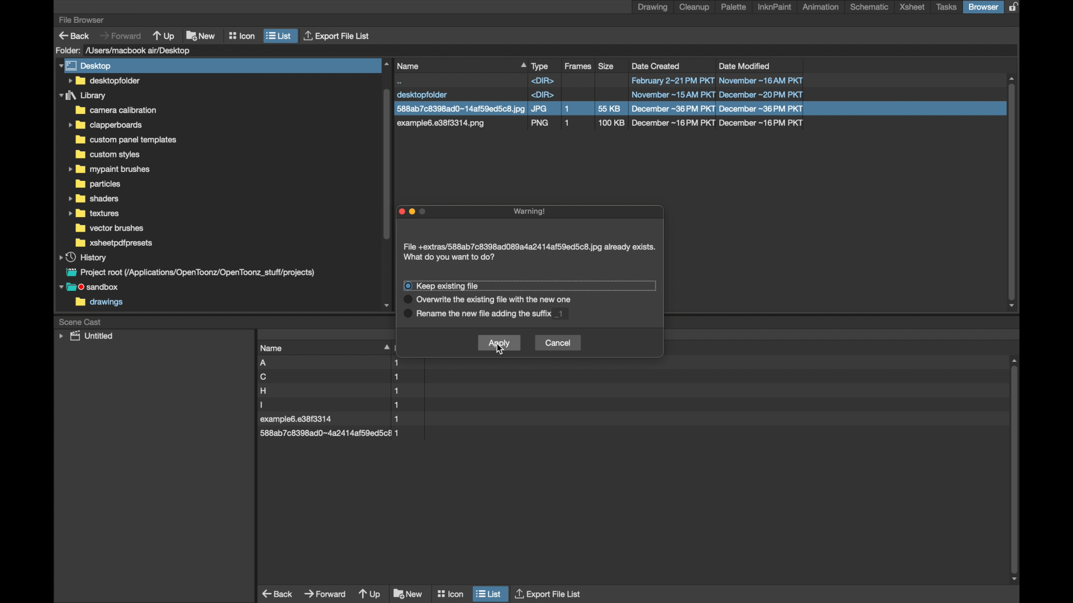  What do you see at coordinates (450, 591) in the screenshot?
I see `icon` at bounding box center [450, 591].